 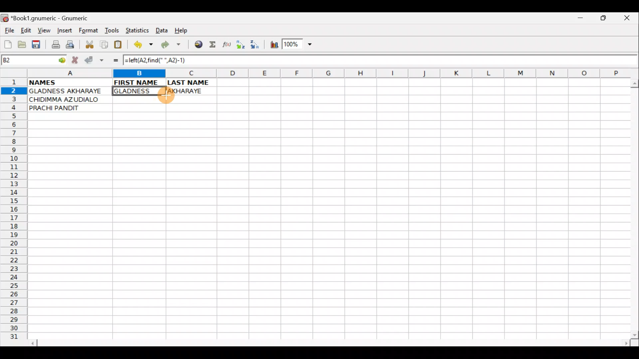 What do you see at coordinates (191, 90) in the screenshot?
I see `AKHARAYE` at bounding box center [191, 90].